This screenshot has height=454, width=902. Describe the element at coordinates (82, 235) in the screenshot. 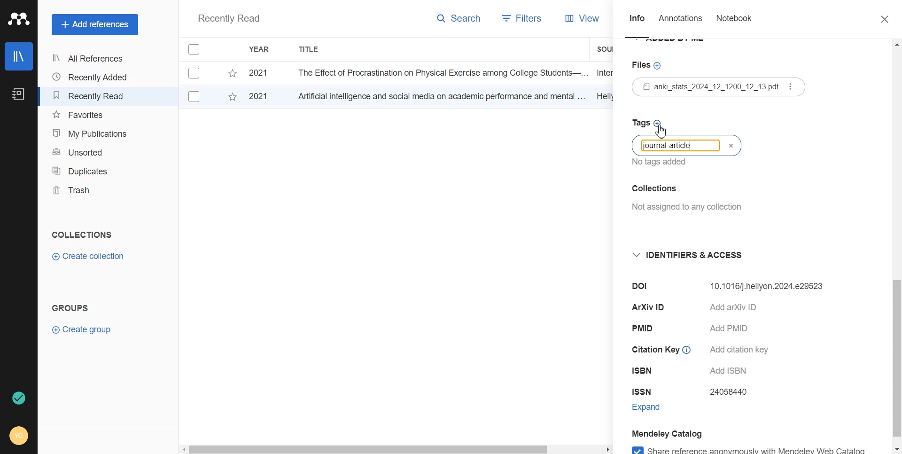

I see `Collections` at that location.